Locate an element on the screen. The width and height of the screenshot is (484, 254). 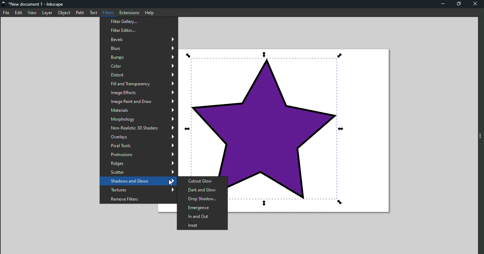
Ridges is located at coordinates (139, 163).